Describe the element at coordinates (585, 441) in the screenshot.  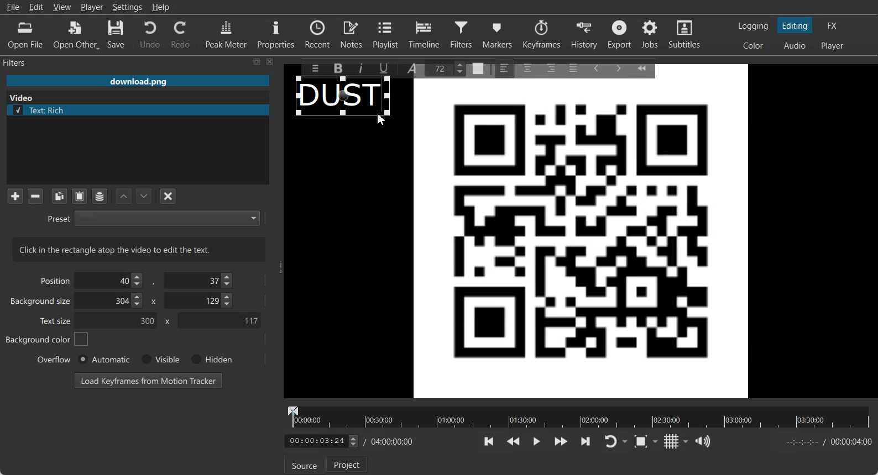
I see `Skip to the next point` at that location.